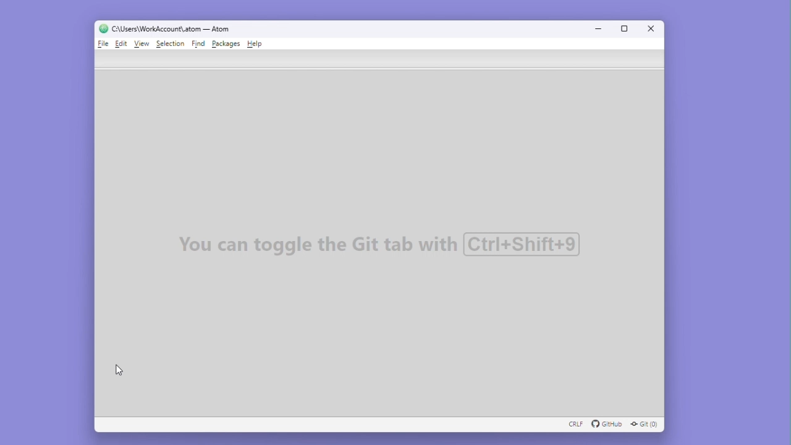 The image size is (791, 445). I want to click on logo, so click(100, 28).